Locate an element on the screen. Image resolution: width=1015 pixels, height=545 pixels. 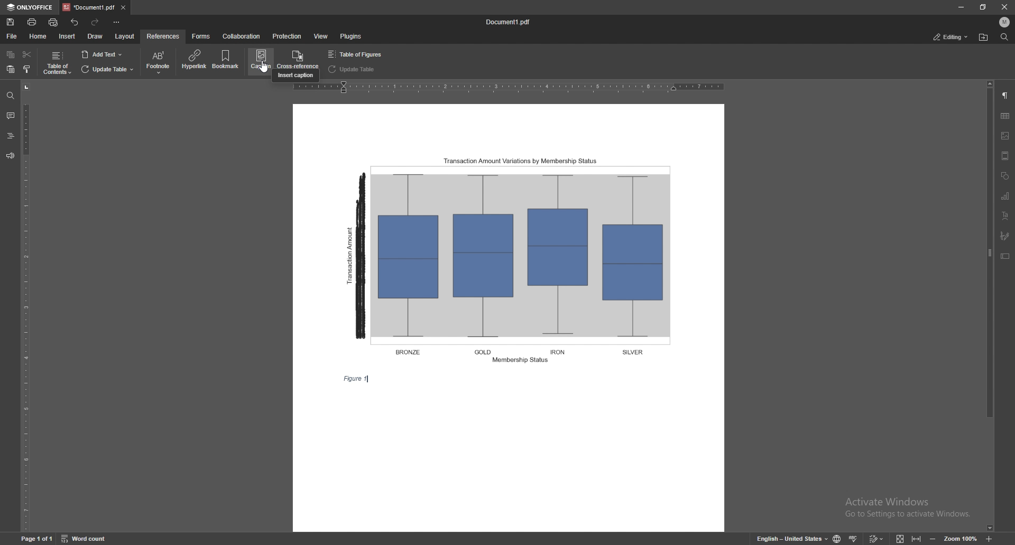
shapes is located at coordinates (1004, 175).